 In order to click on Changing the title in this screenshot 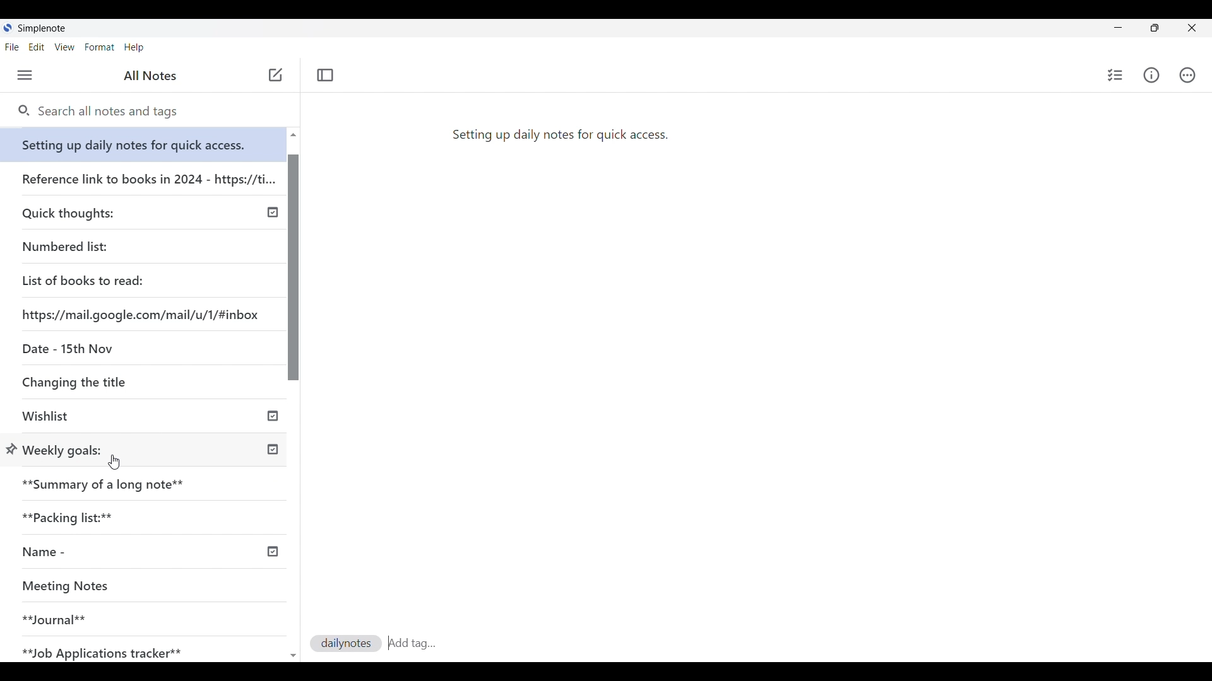, I will do `click(101, 381)`.